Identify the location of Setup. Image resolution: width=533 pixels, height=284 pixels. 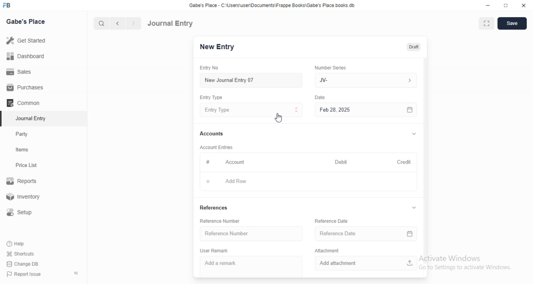
(22, 212).